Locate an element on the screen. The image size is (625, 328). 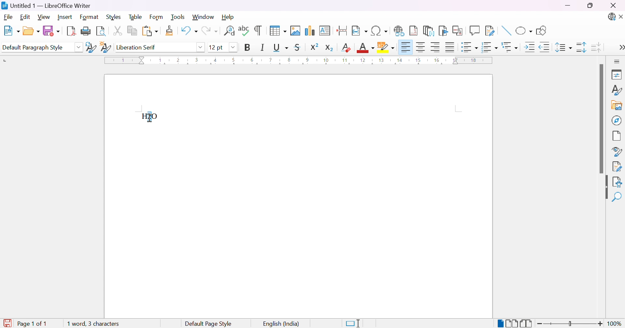
 is located at coordinates (258, 31).